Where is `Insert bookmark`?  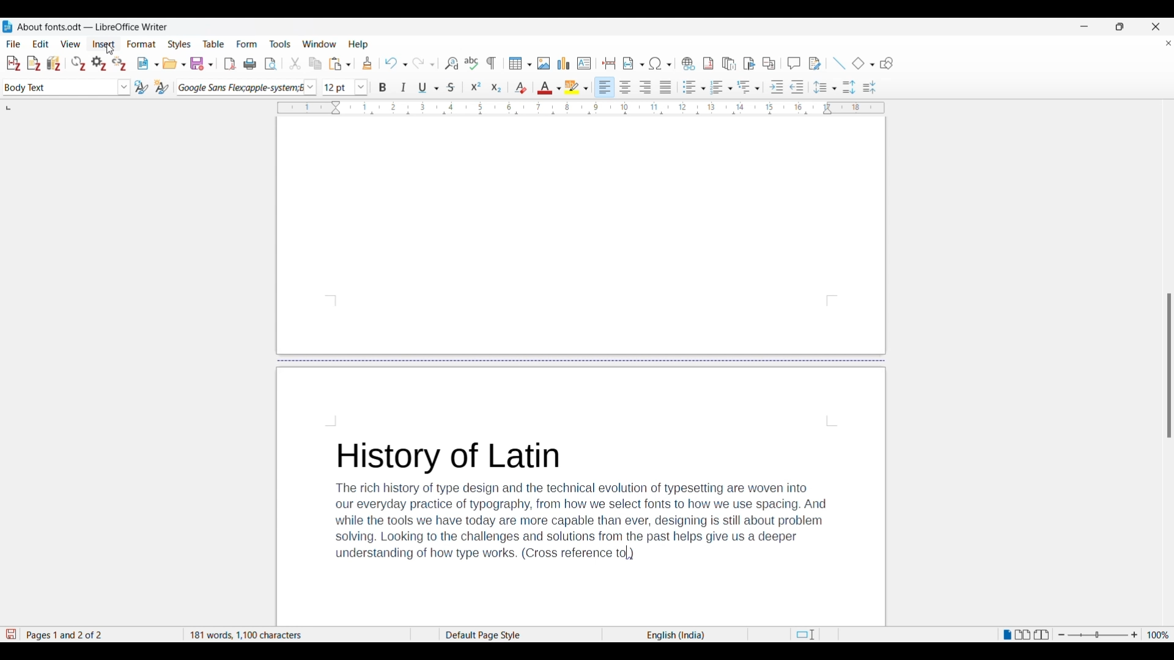 Insert bookmark is located at coordinates (750, 64).